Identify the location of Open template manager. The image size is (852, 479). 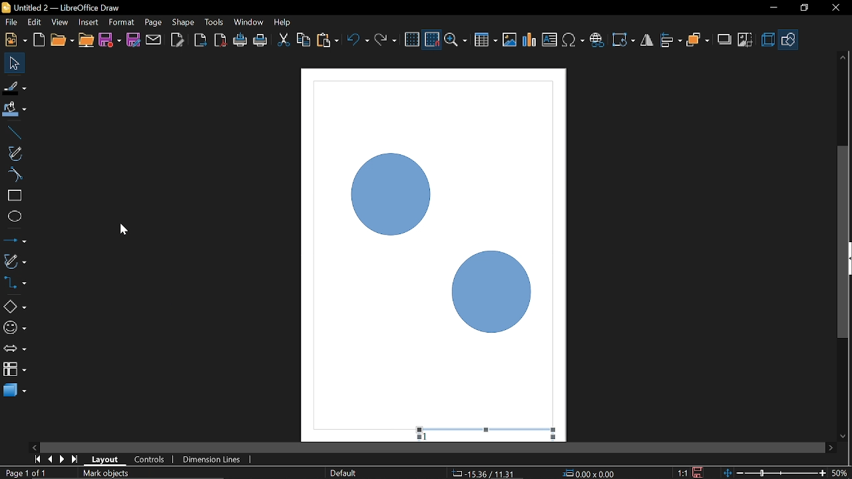
(39, 40).